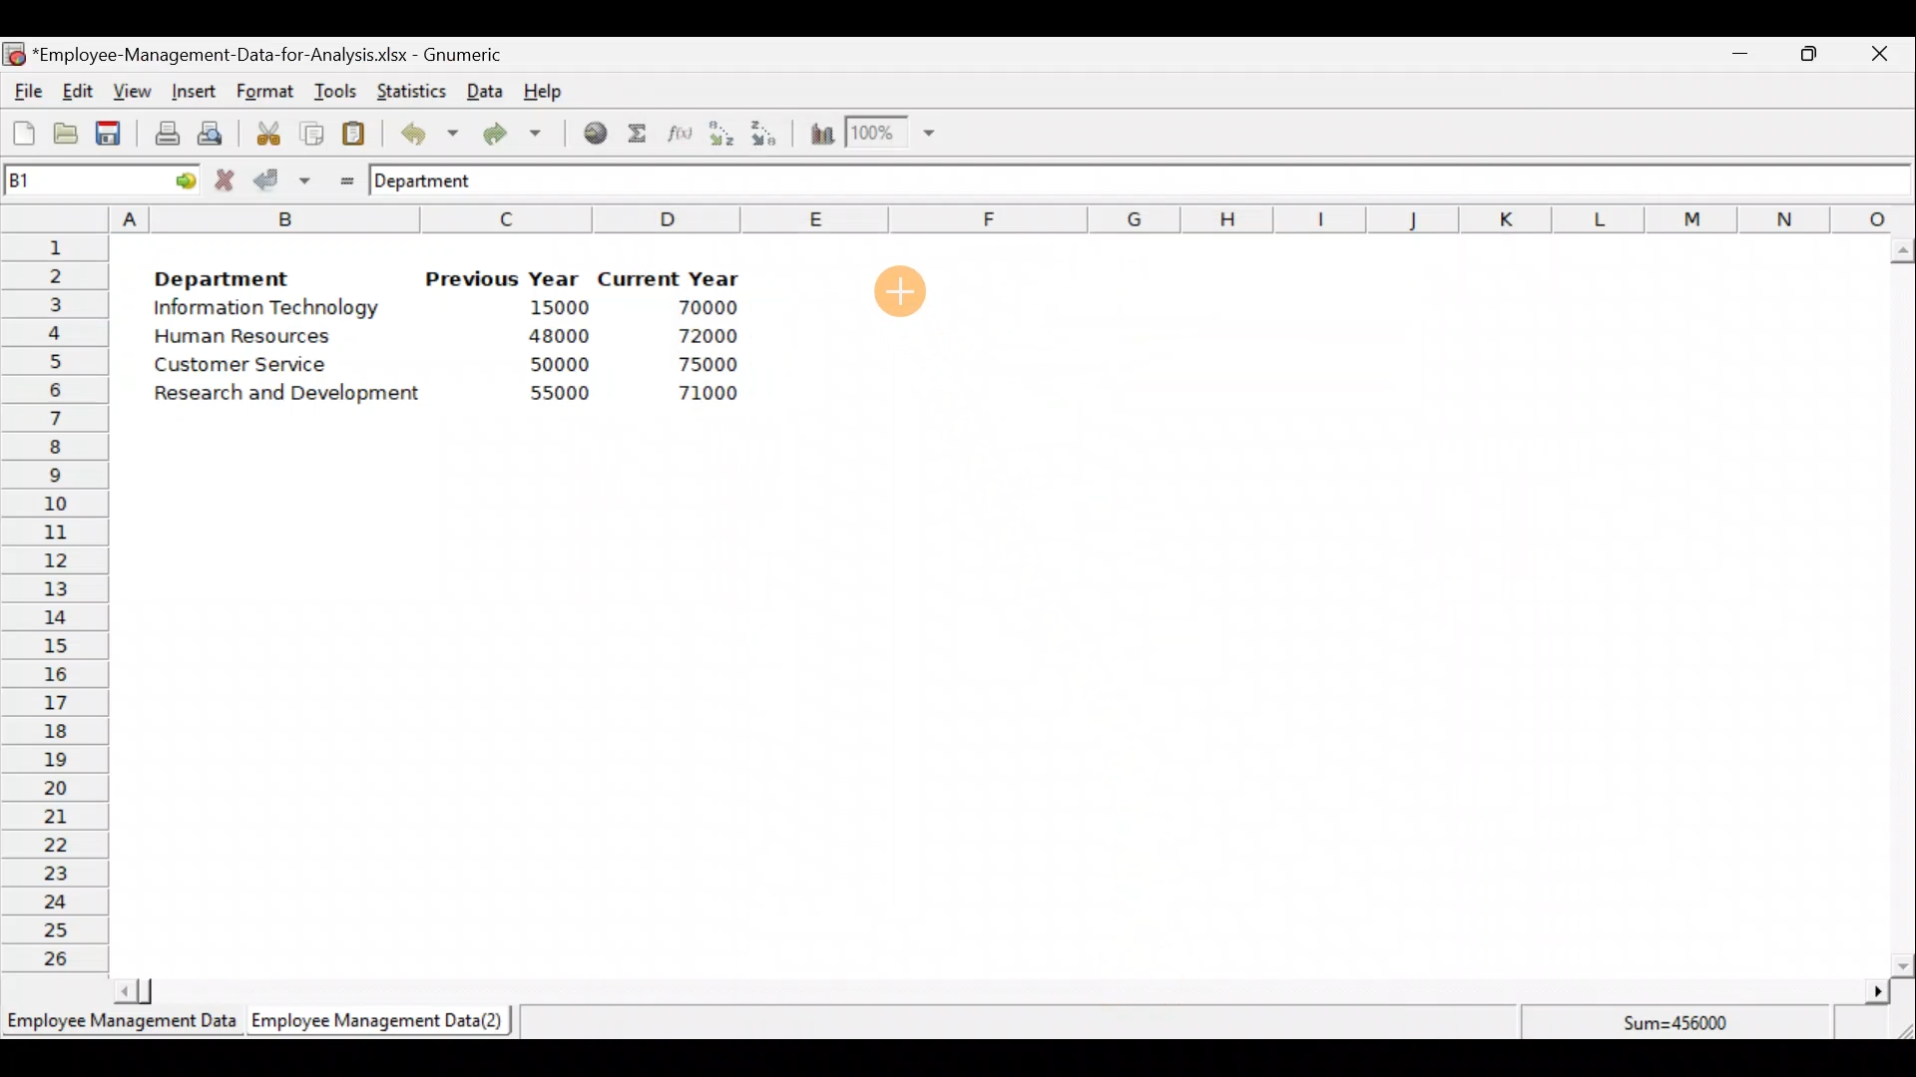  What do you see at coordinates (382, 1021) in the screenshot?
I see `Employee Management Data (2)` at bounding box center [382, 1021].